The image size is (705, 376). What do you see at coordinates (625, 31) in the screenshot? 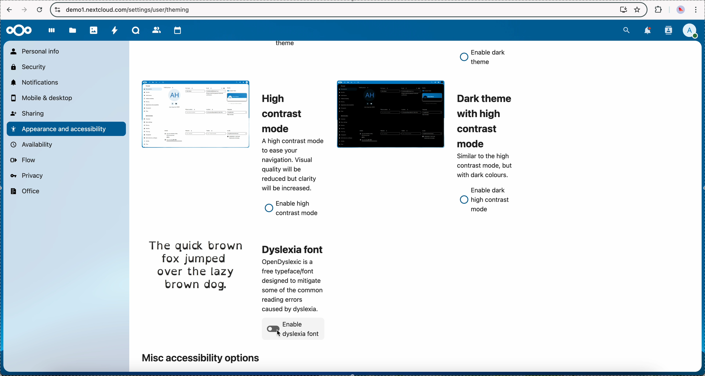
I see `search` at bounding box center [625, 31].